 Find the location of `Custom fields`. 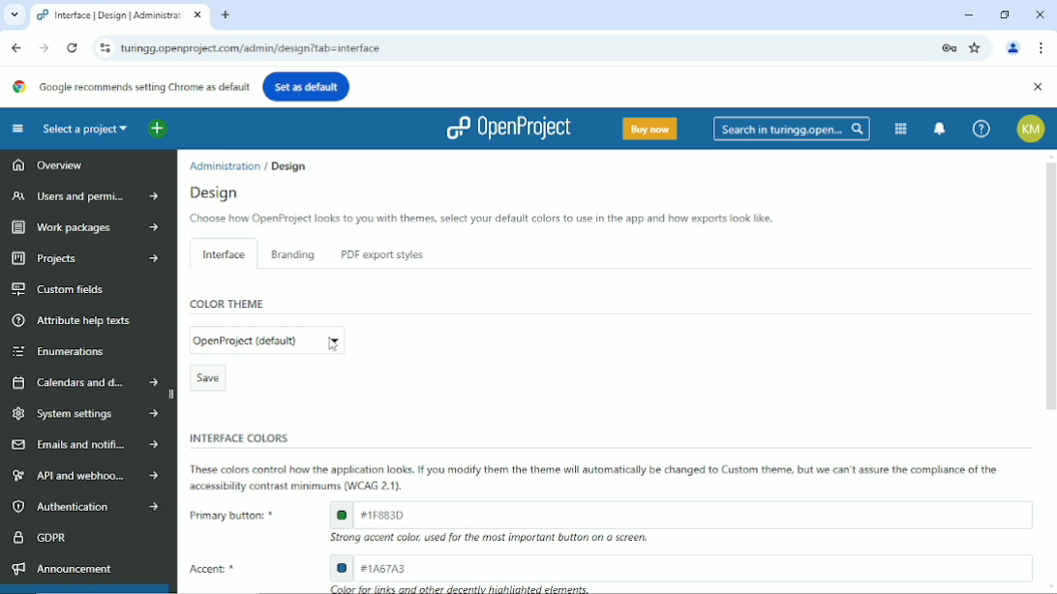

Custom fields is located at coordinates (60, 289).